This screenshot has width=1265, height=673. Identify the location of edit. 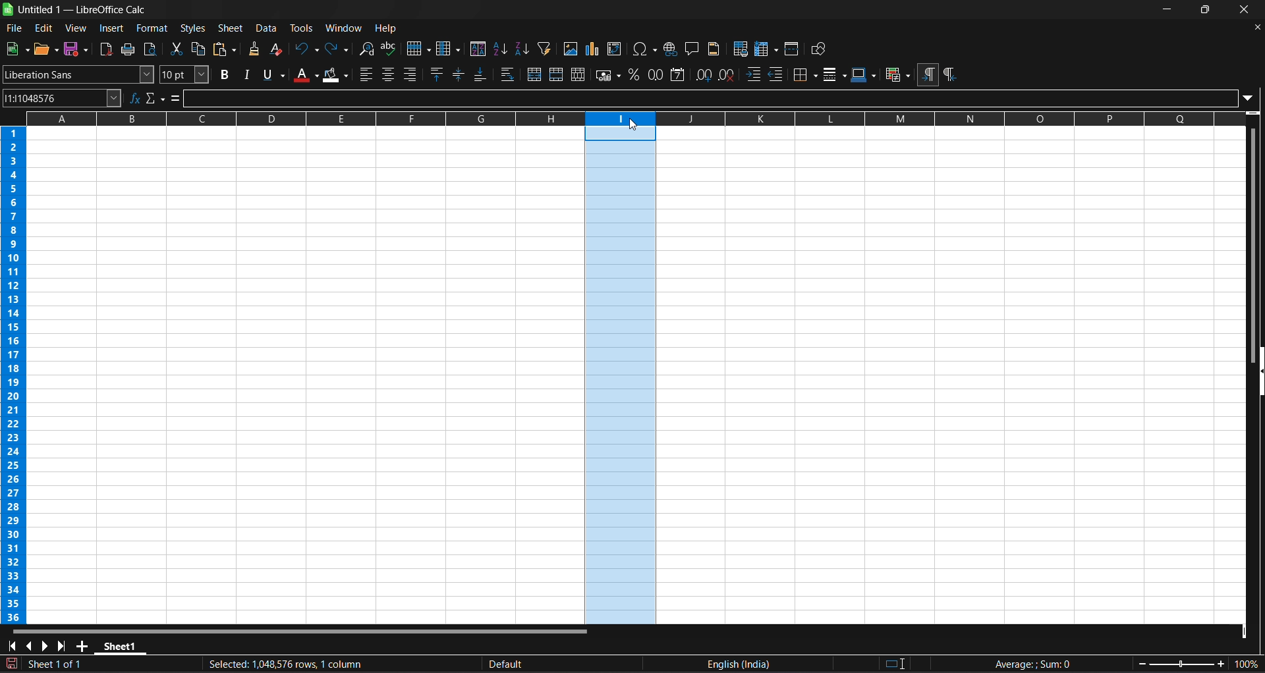
(43, 27).